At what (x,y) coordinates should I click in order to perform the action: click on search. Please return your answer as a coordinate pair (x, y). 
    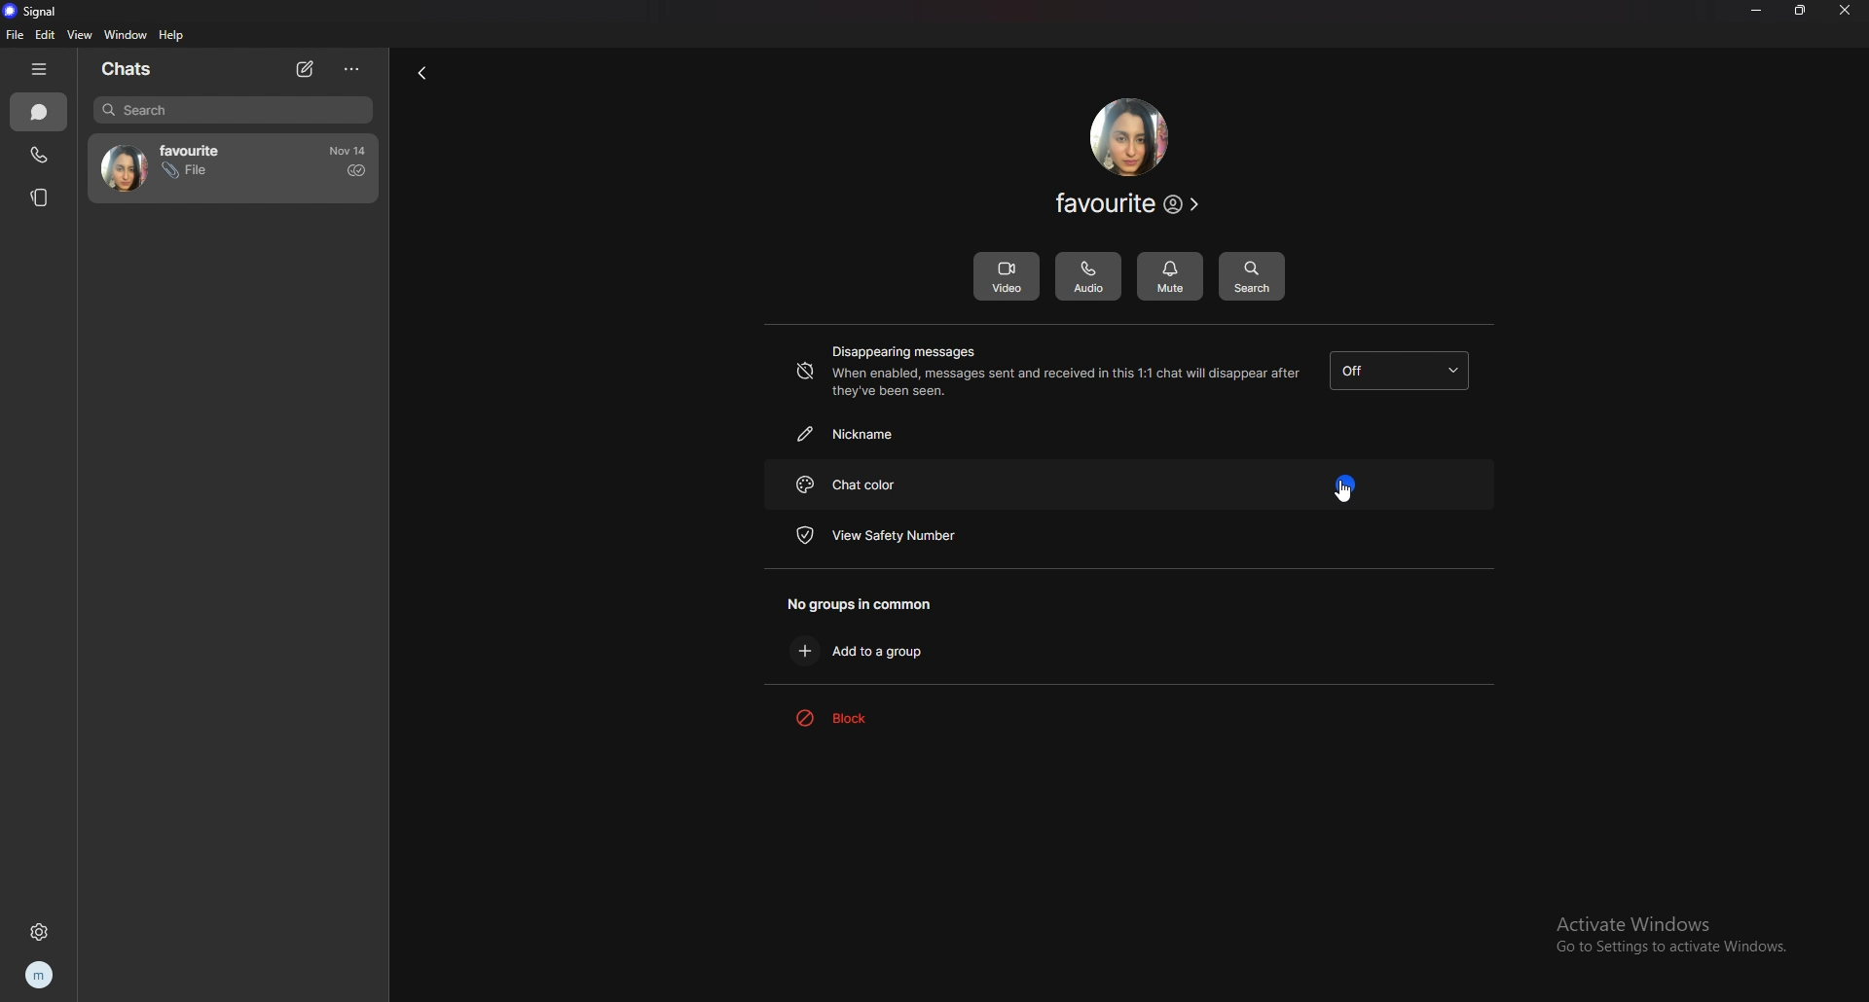
    Looking at the image, I should click on (233, 111).